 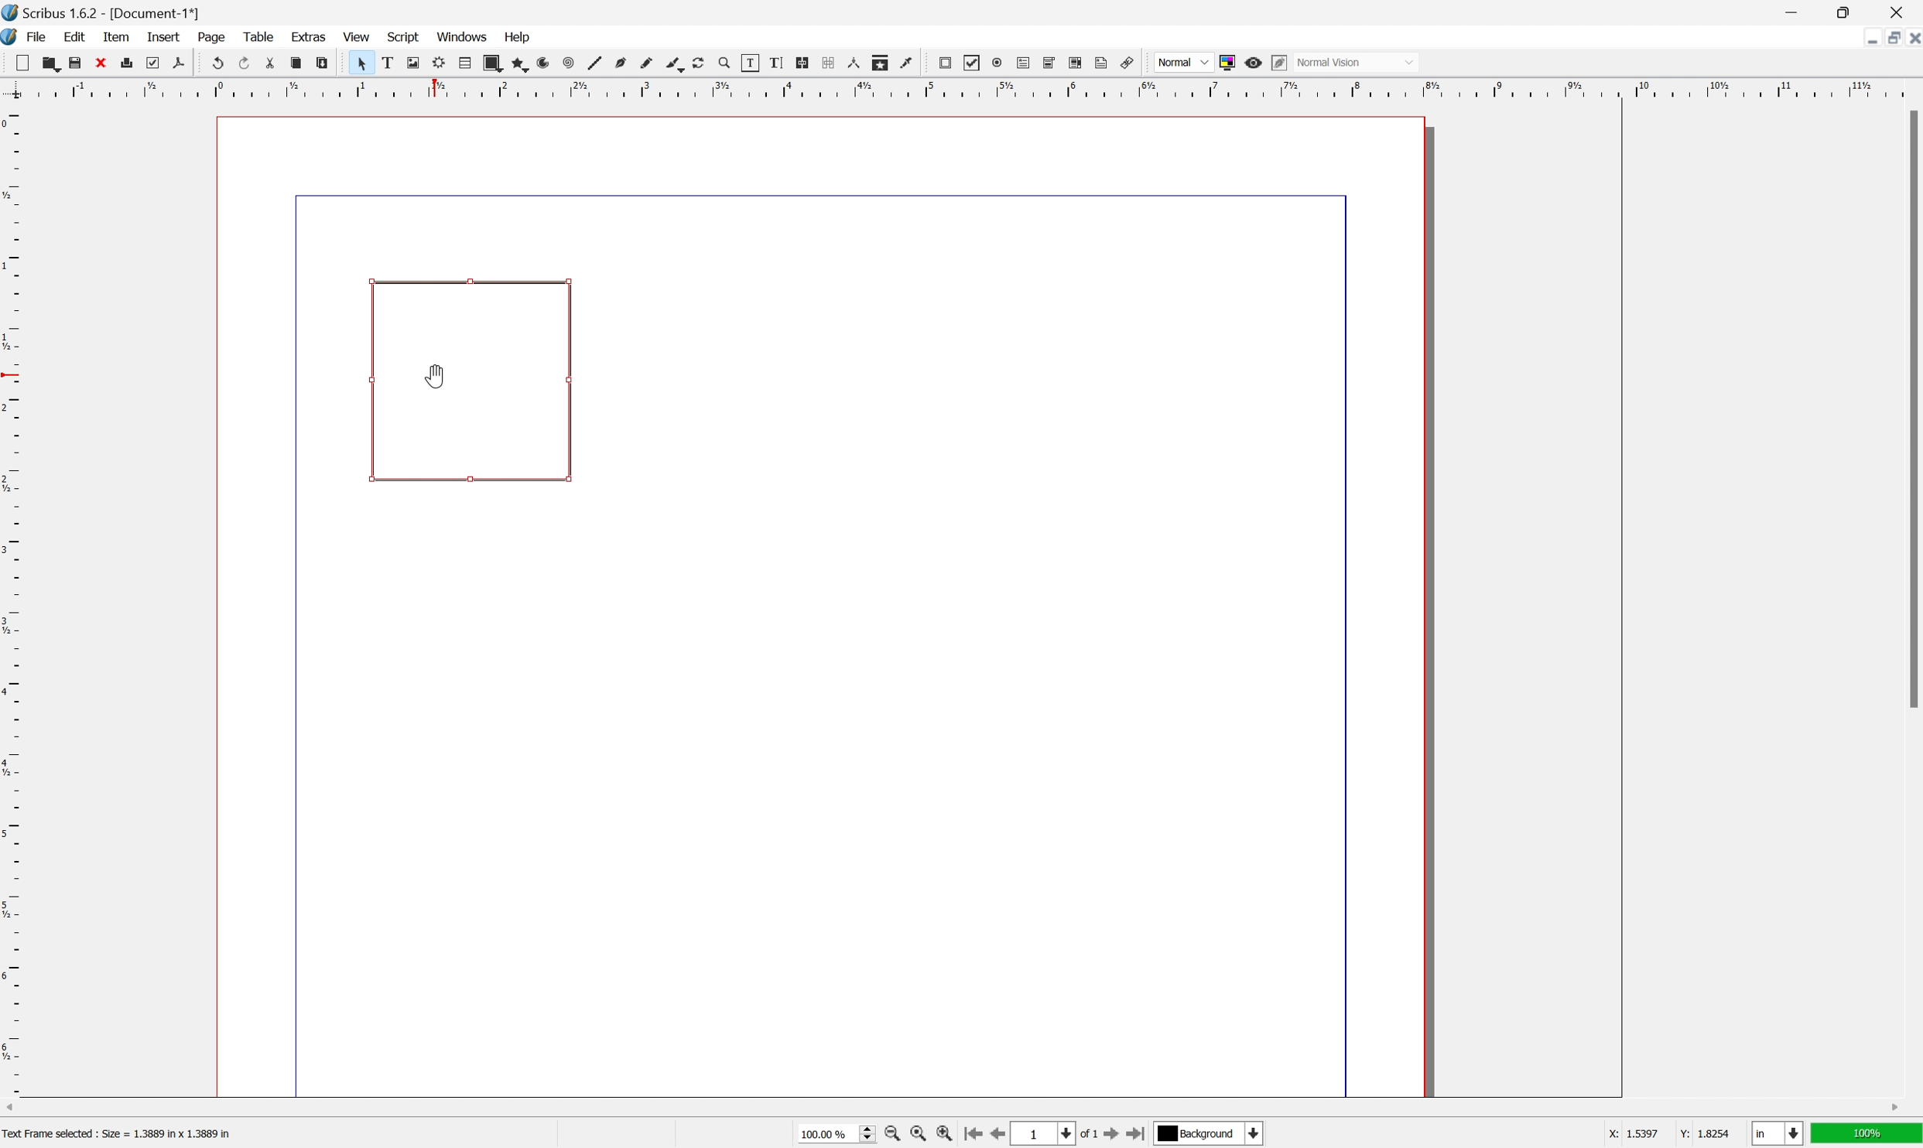 What do you see at coordinates (23, 62) in the screenshot?
I see `new` at bounding box center [23, 62].